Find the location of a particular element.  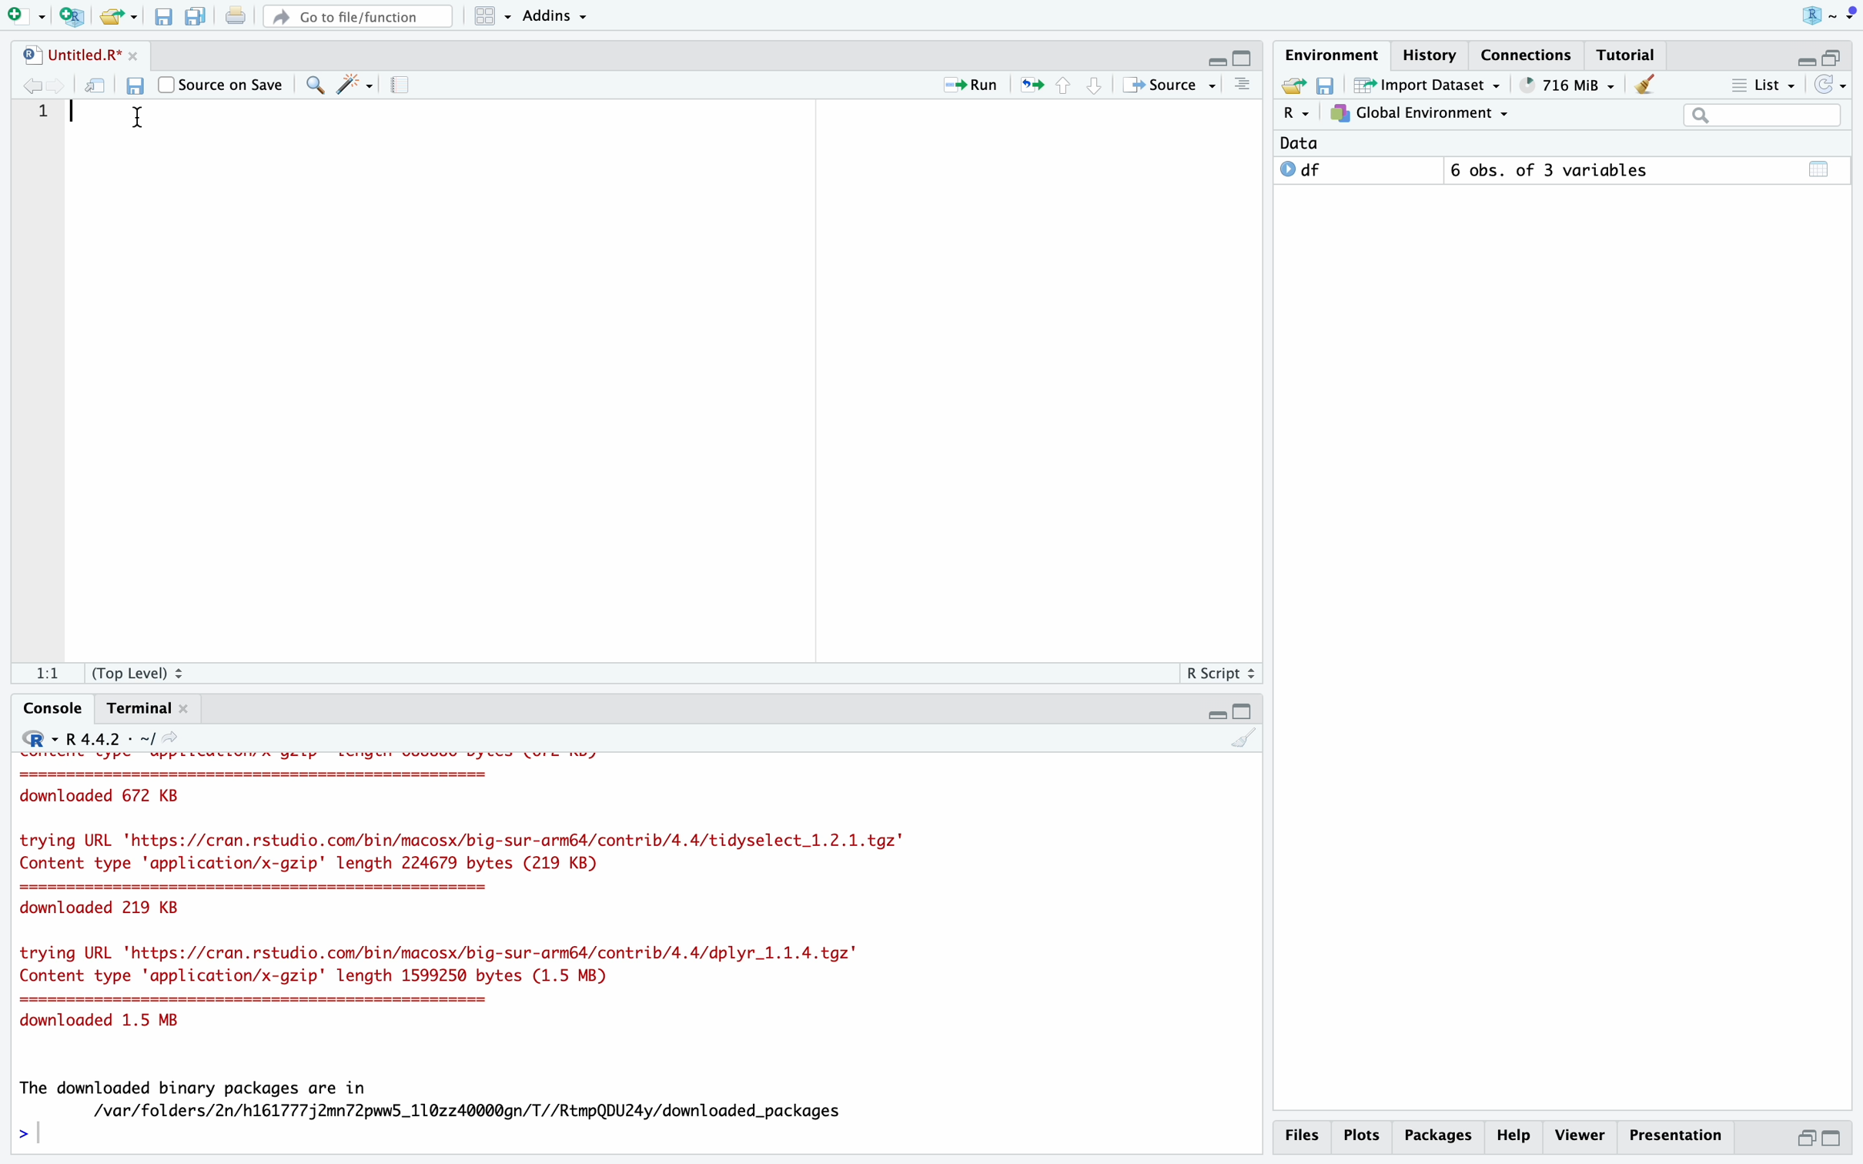

Save all open files is located at coordinates (196, 16).